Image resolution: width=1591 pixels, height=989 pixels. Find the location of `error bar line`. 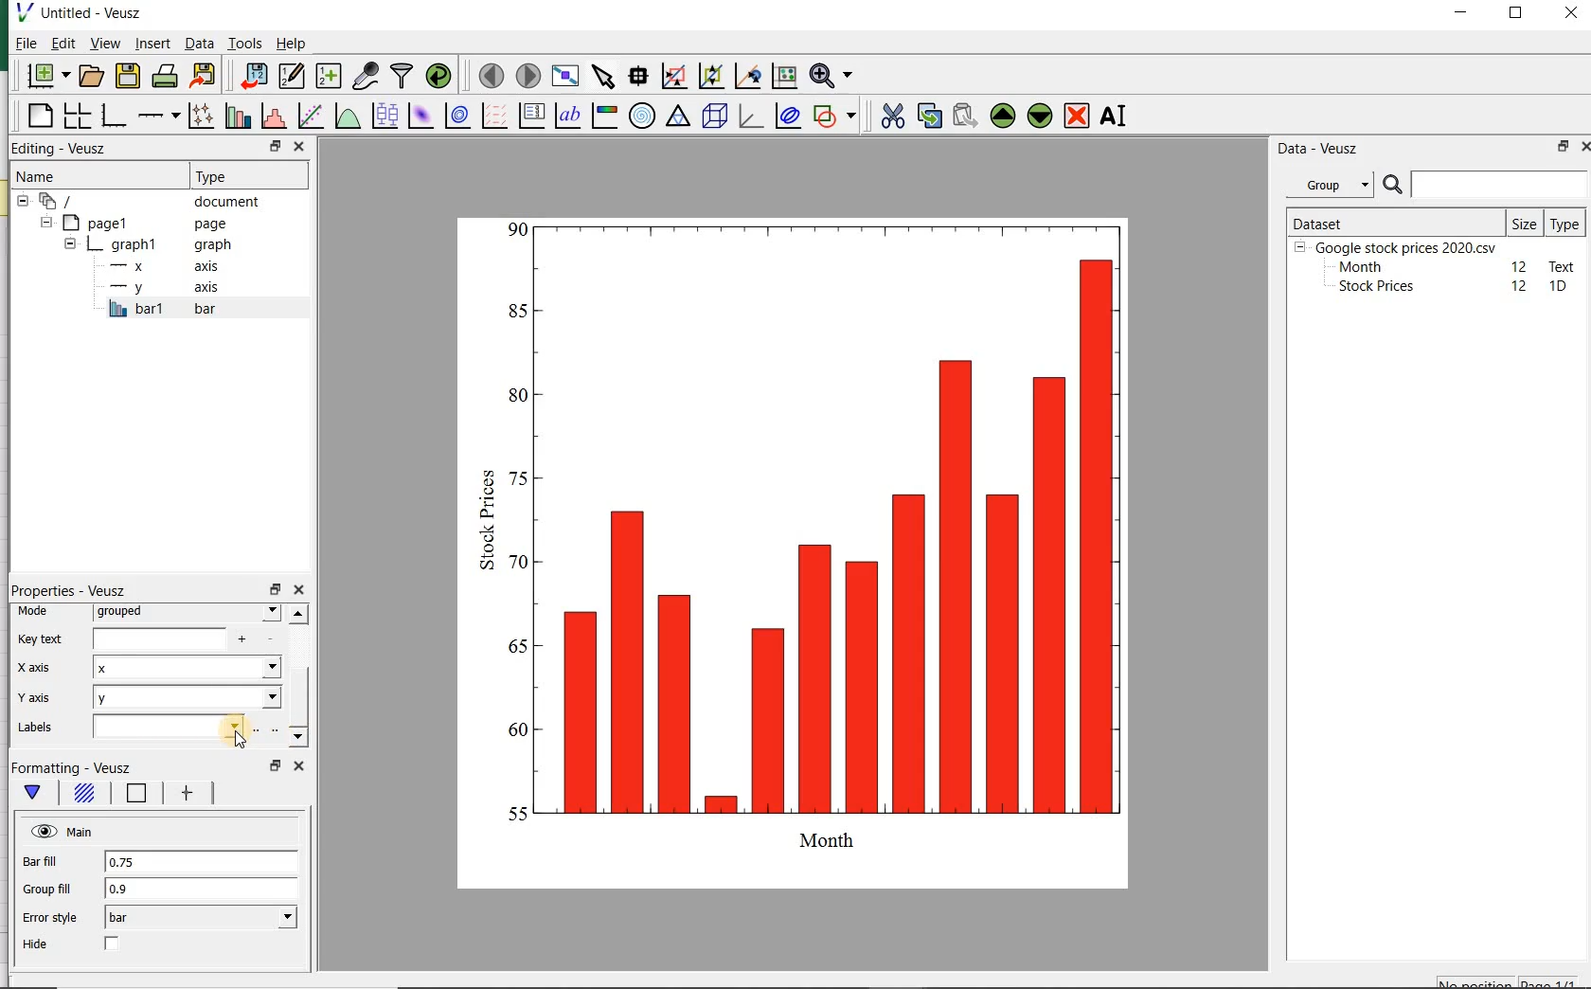

error bar line is located at coordinates (190, 793).